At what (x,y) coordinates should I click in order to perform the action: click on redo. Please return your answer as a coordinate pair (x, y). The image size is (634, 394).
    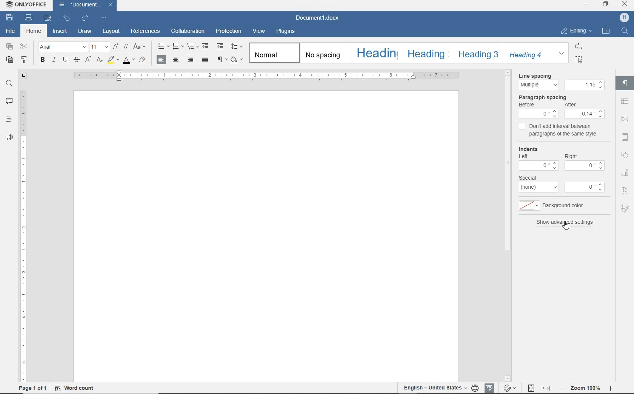
    Looking at the image, I should click on (85, 18).